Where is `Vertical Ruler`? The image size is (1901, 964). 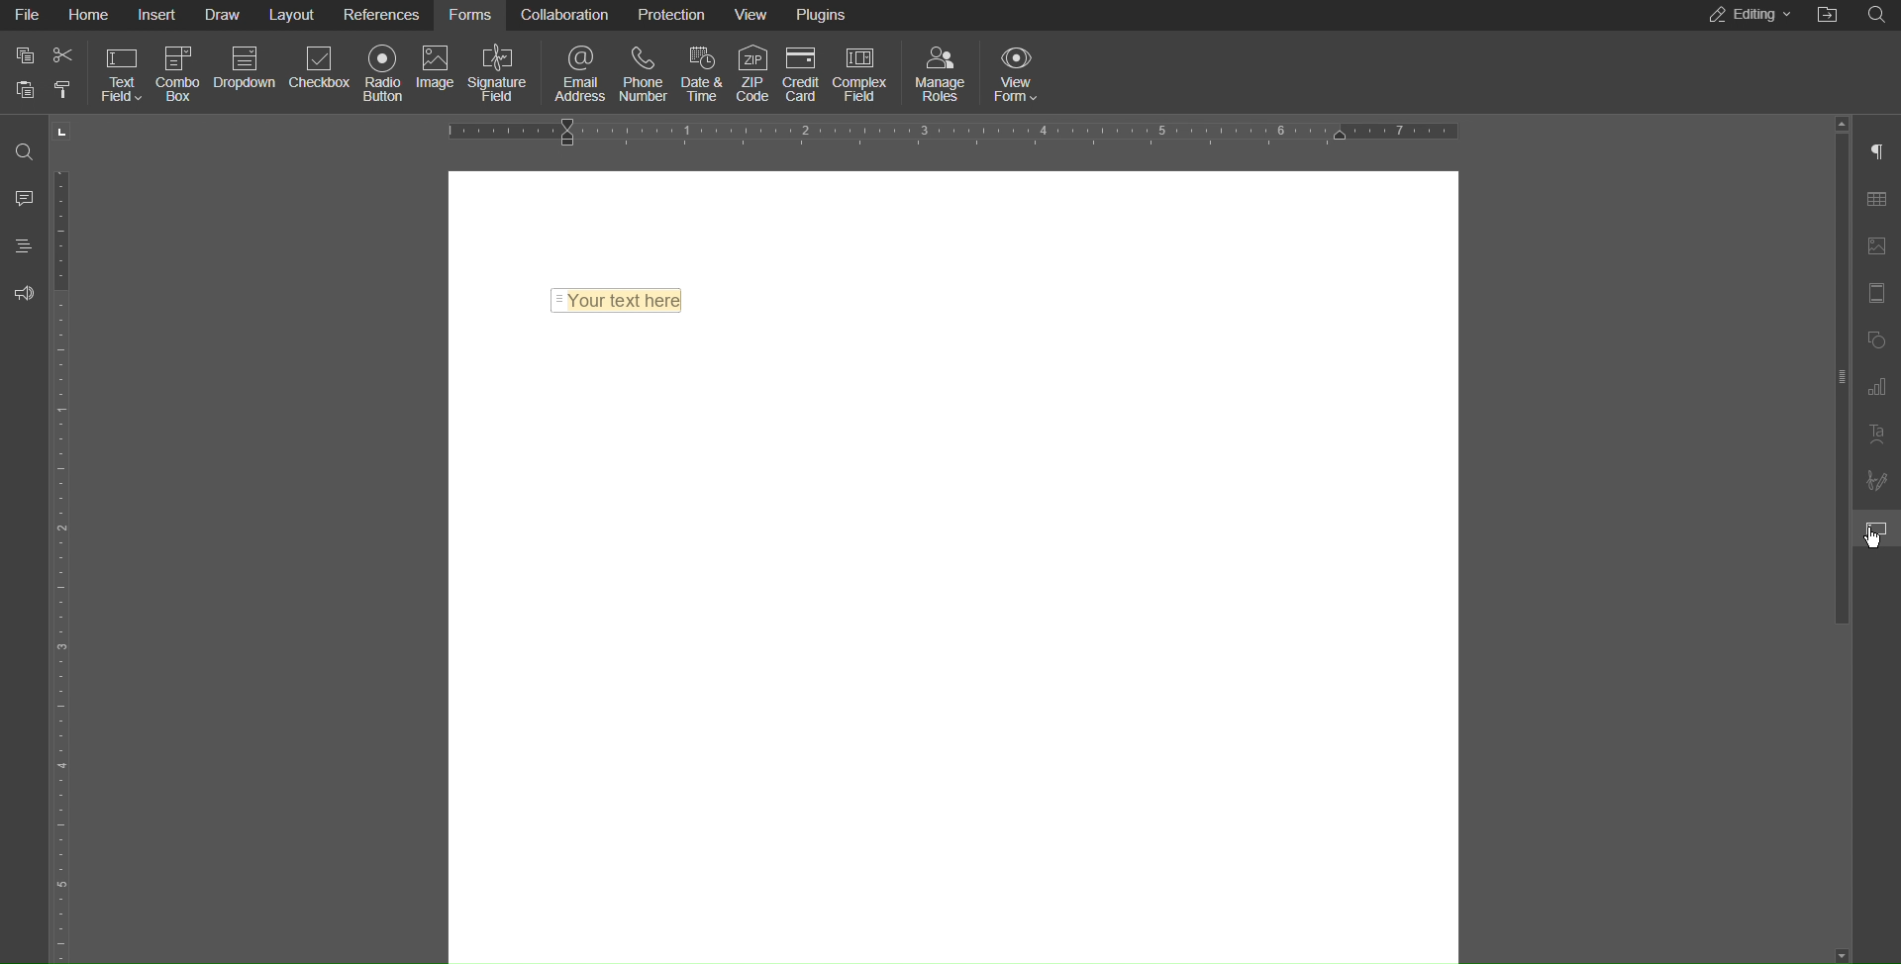
Vertical Ruler is located at coordinates (64, 562).